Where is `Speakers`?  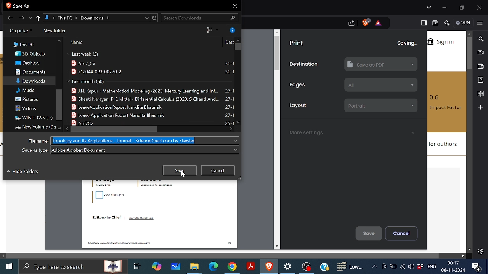 Speakers is located at coordinates (410, 266).